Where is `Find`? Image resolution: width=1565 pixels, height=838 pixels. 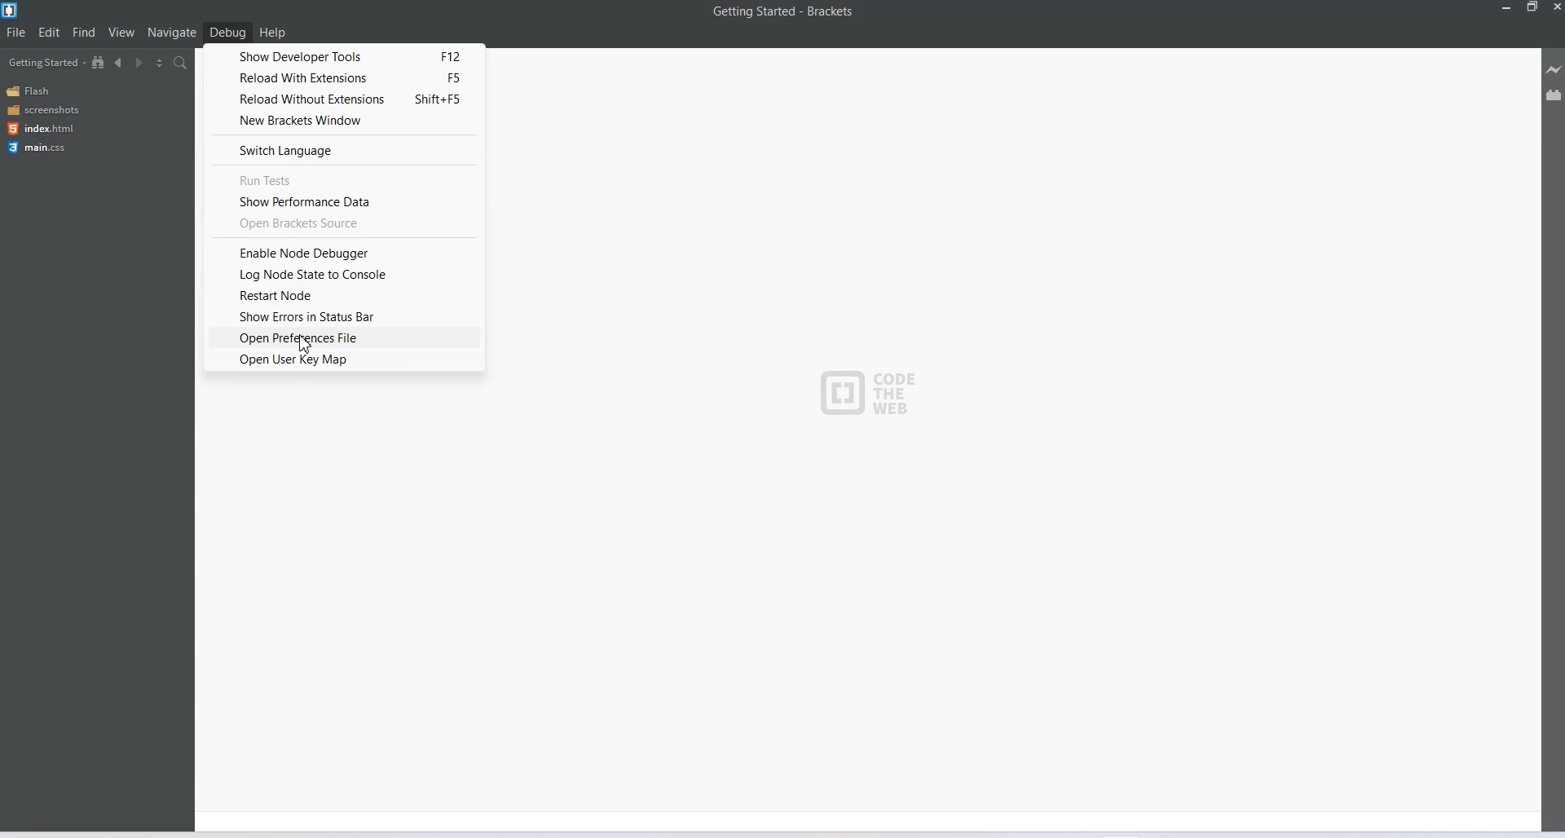
Find is located at coordinates (85, 32).